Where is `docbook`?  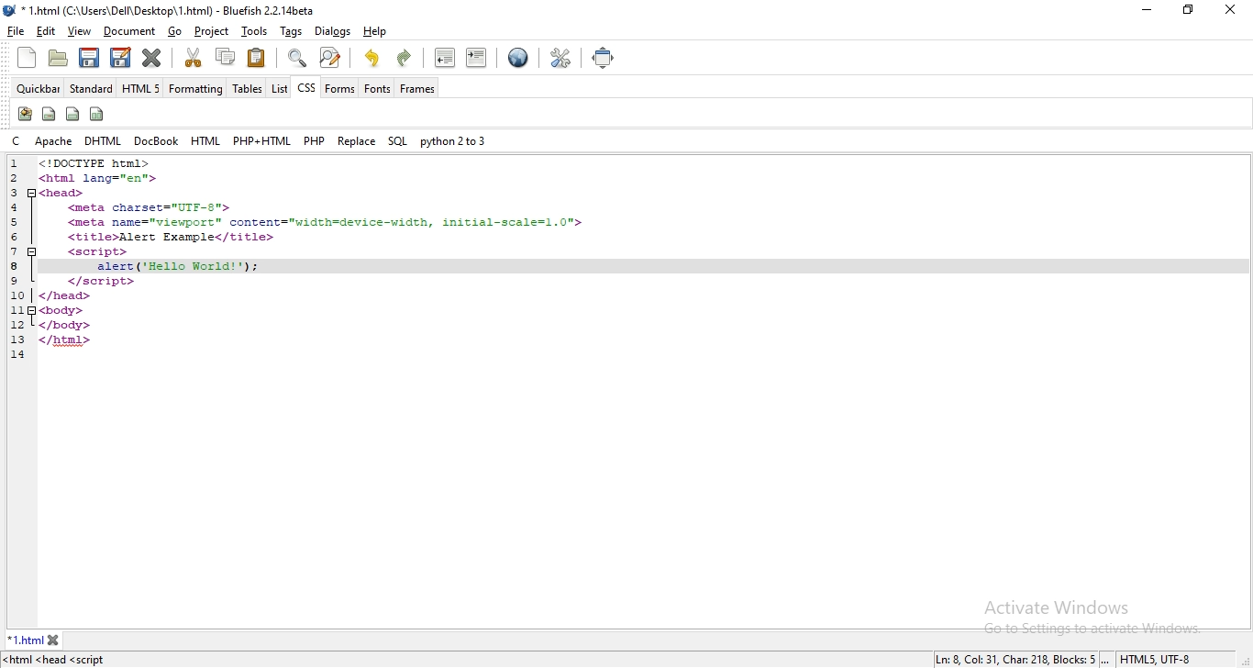
docbook is located at coordinates (155, 140).